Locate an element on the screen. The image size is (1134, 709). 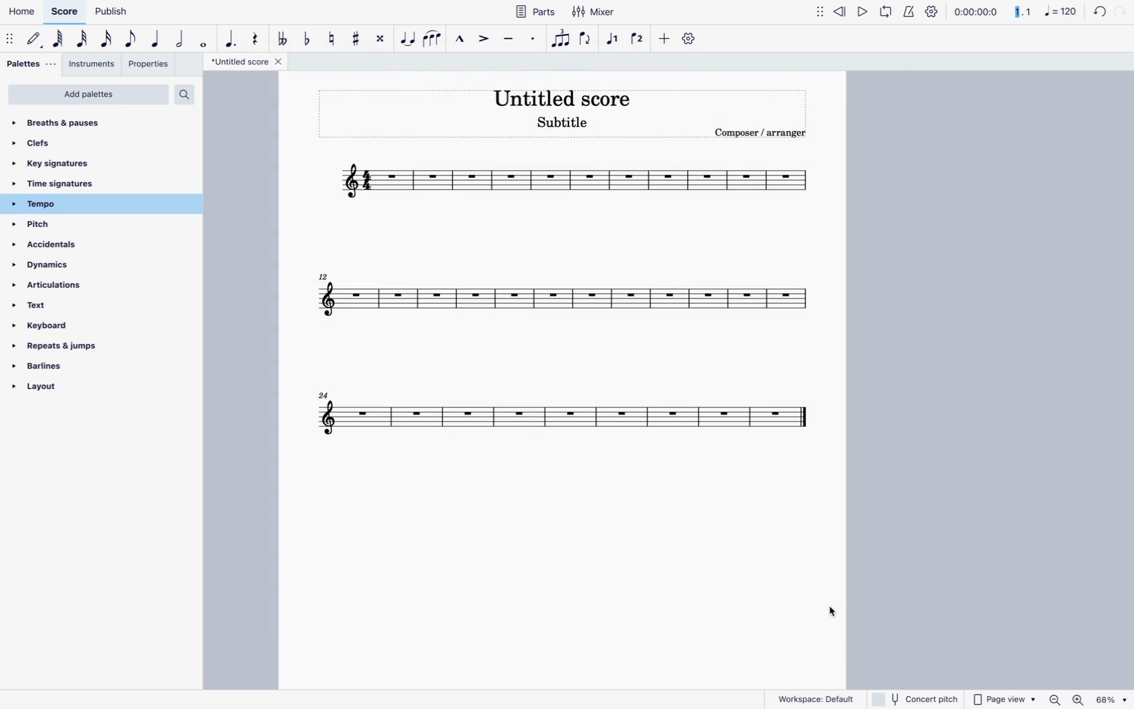
zoom is located at coordinates (1087, 700).